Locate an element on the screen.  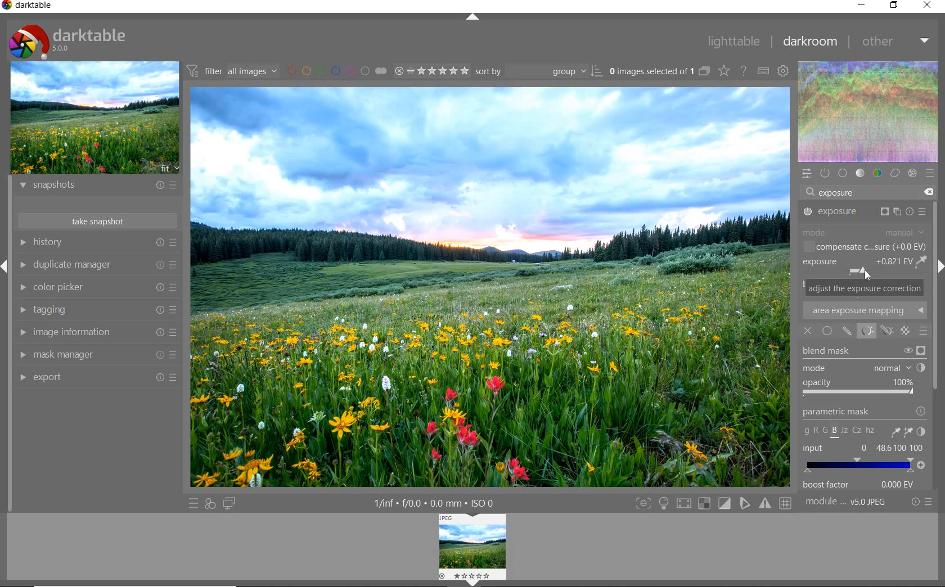
blend mask is located at coordinates (863, 353).